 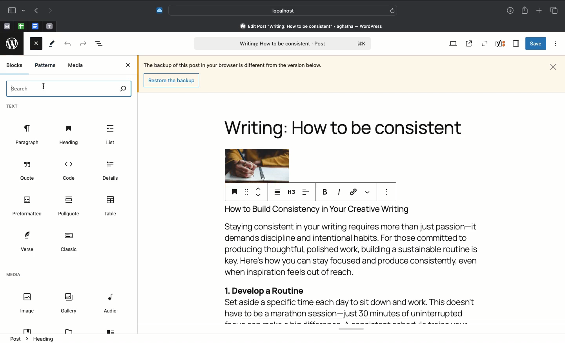 What do you see at coordinates (43, 87) in the screenshot?
I see `cursor` at bounding box center [43, 87].